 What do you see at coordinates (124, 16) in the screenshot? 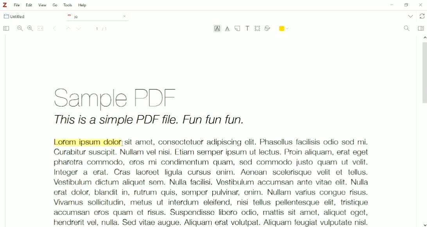
I see `Close` at bounding box center [124, 16].